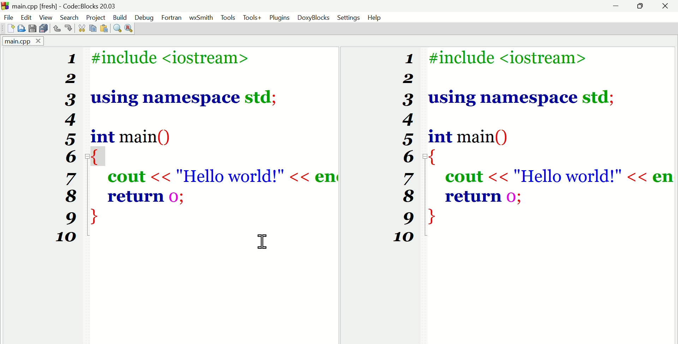 The image size is (678, 344). What do you see at coordinates (261, 241) in the screenshot?
I see `cursor` at bounding box center [261, 241].